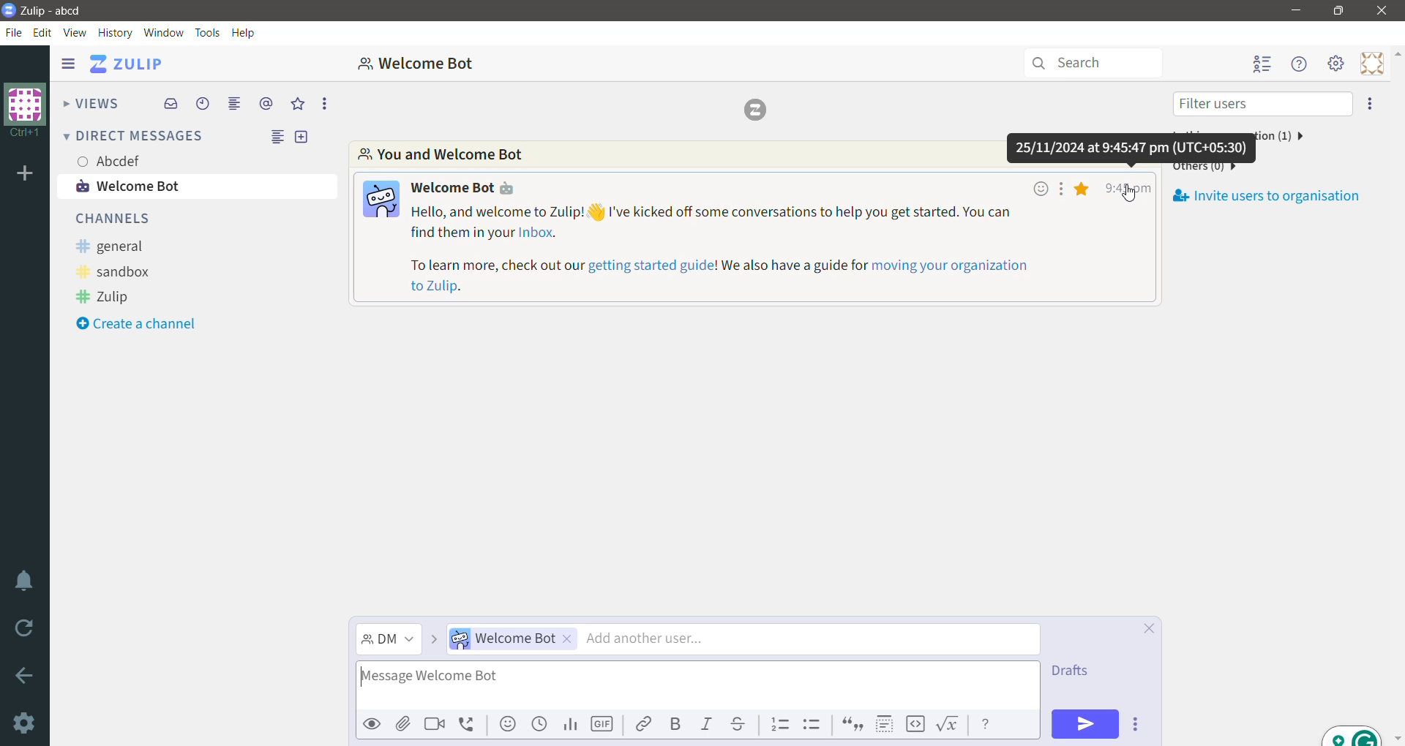 This screenshot has height=746, width=1405. Describe the element at coordinates (402, 723) in the screenshot. I see `Upload files` at that location.